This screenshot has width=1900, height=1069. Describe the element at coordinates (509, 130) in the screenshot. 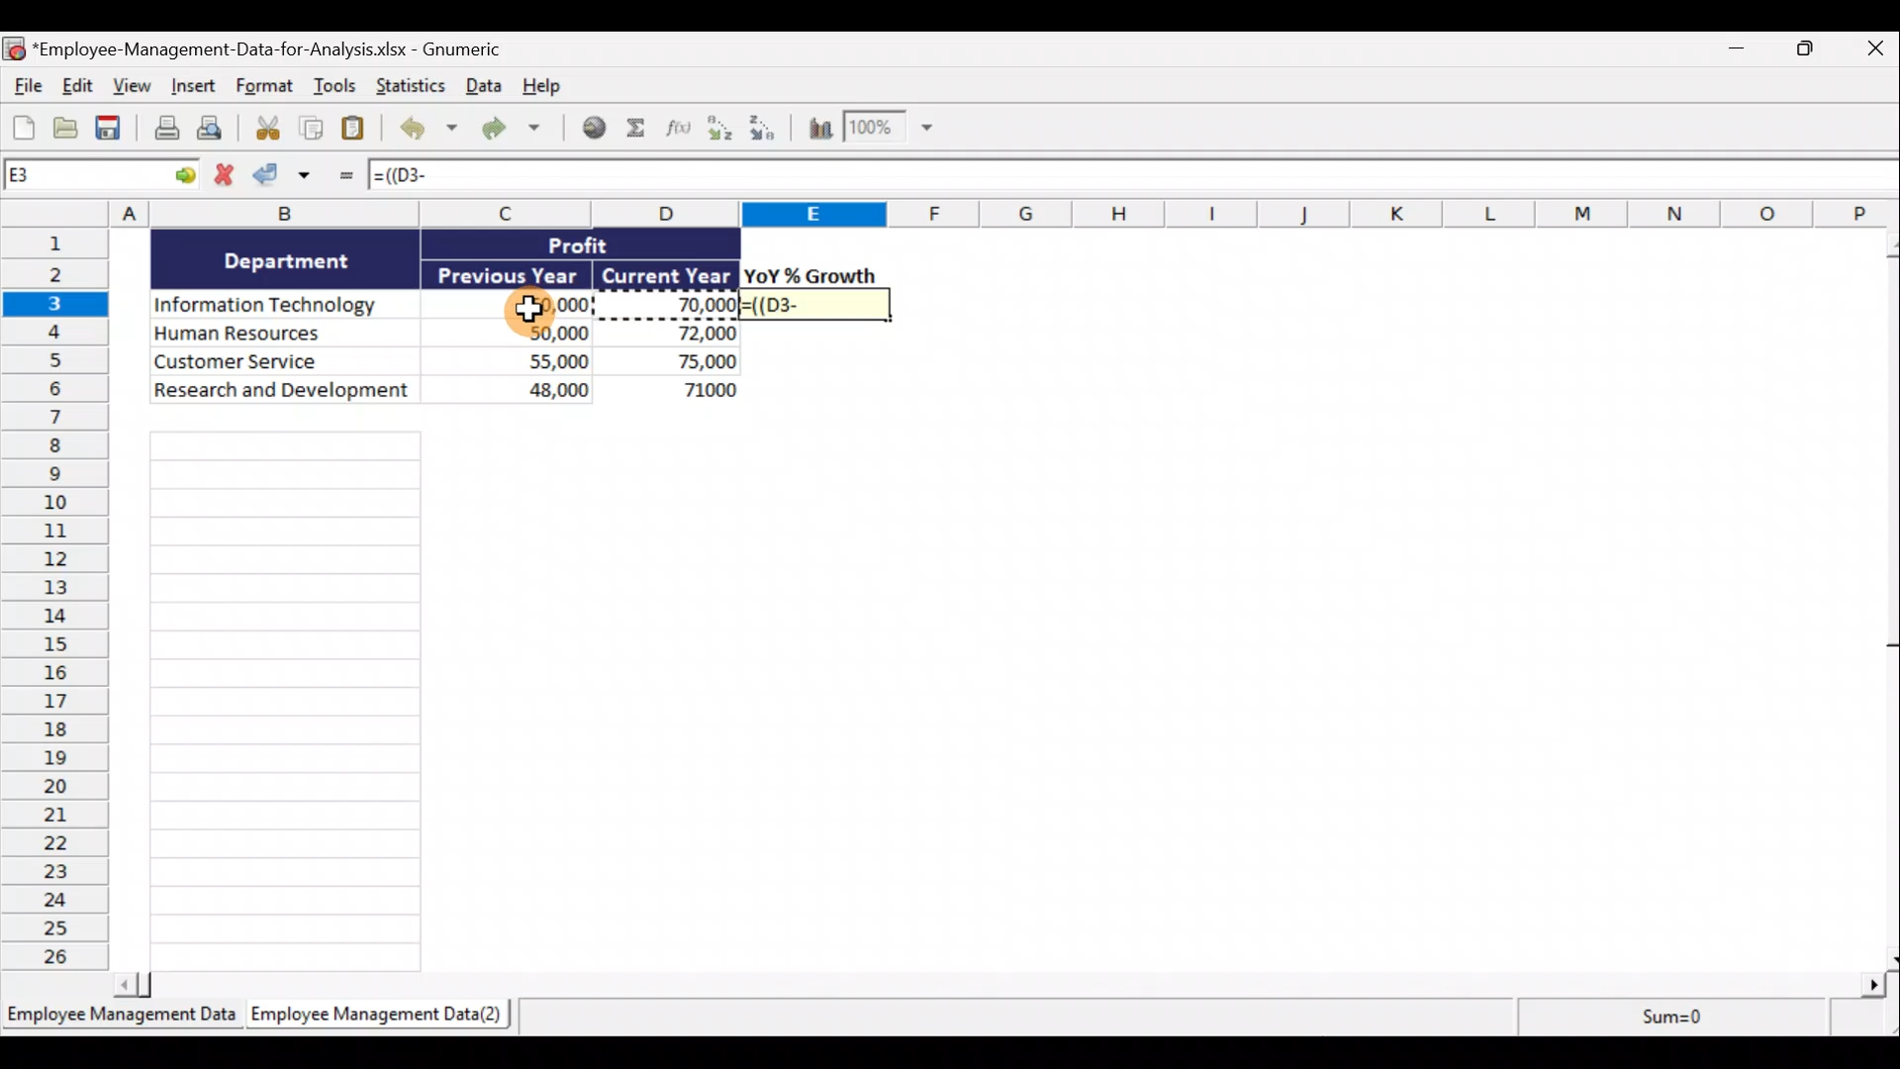

I see `Redo undone action` at that location.